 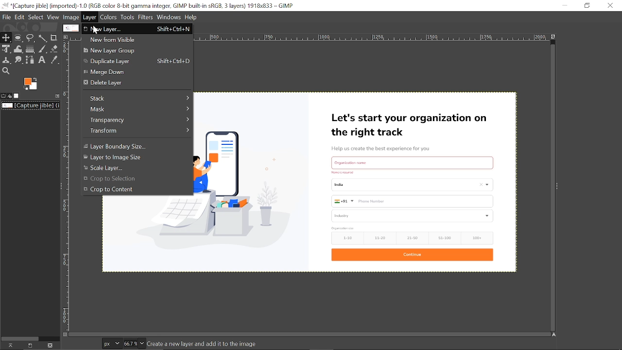 I want to click on Zoom options, so click(x=141, y=343).